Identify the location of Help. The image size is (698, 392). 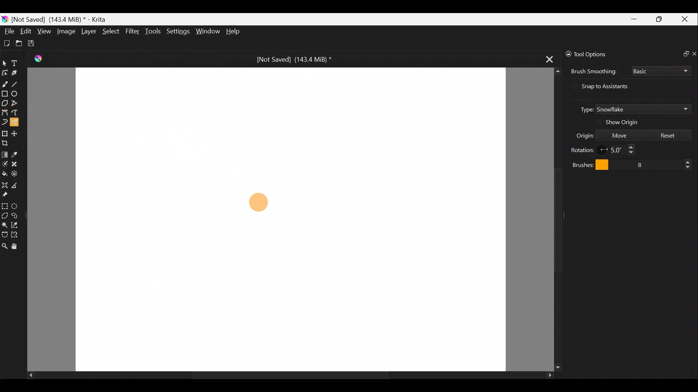
(238, 31).